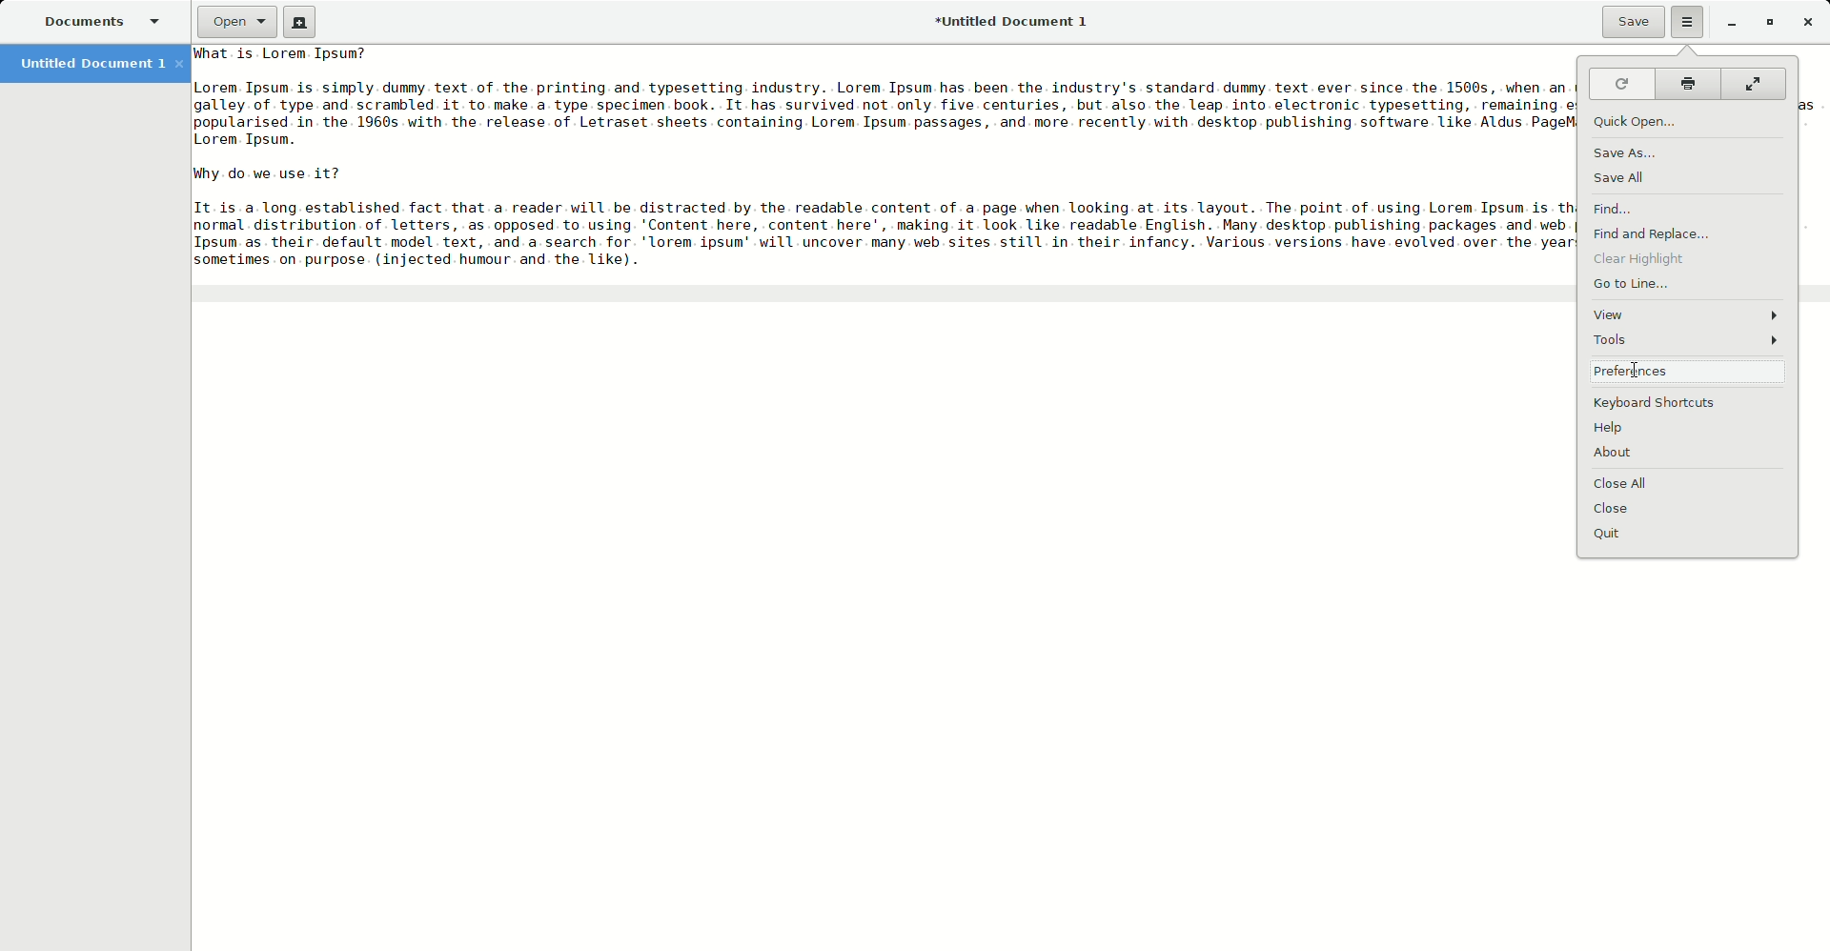 This screenshot has height=951, width=1830. Describe the element at coordinates (99, 65) in the screenshot. I see `Untitled Document 1` at that location.